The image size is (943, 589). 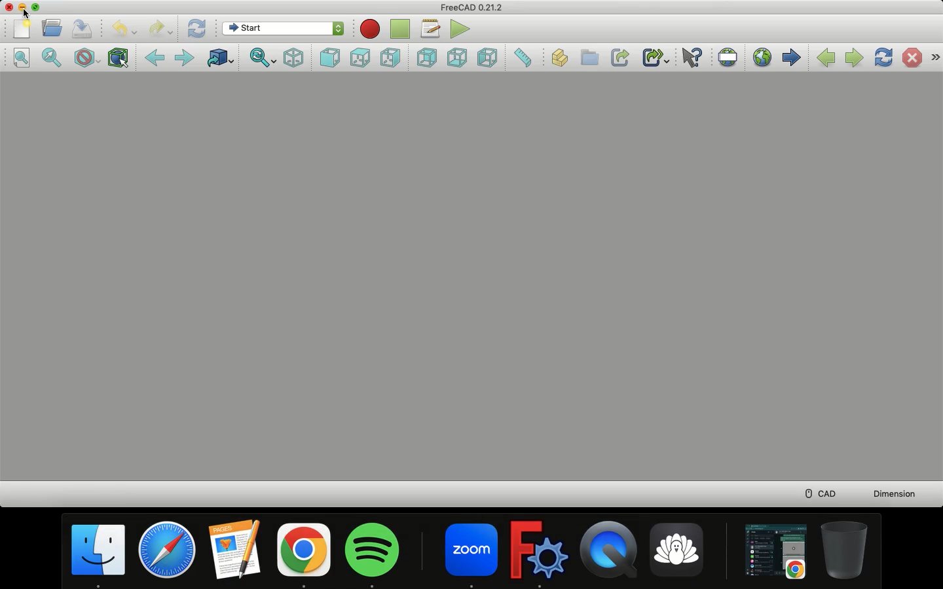 I want to click on Forward, so click(x=187, y=56).